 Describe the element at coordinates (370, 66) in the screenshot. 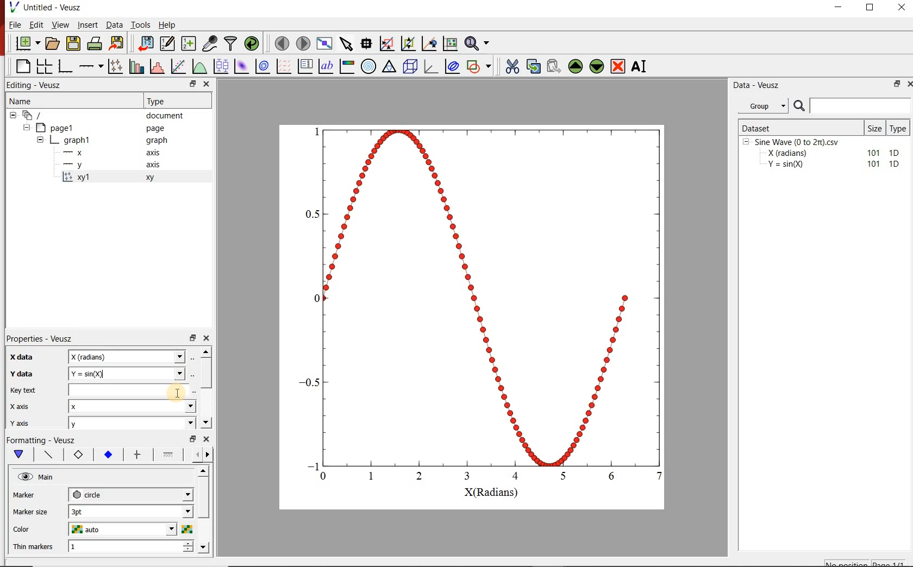

I see `Polar graph` at that location.